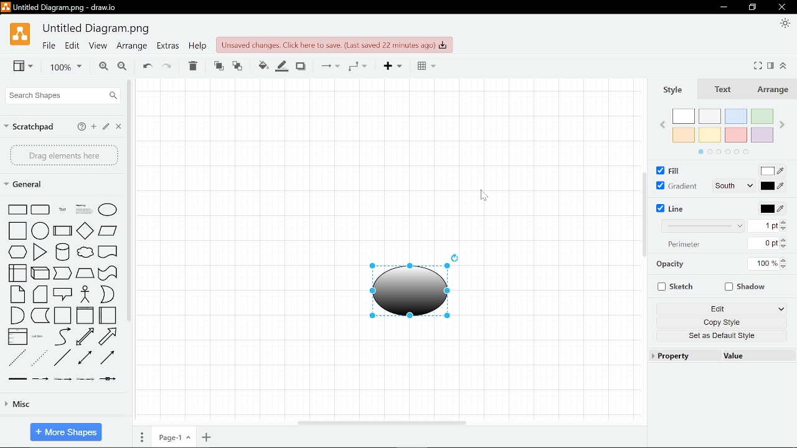  Describe the element at coordinates (785, 67) in the screenshot. I see `Collapse` at that location.